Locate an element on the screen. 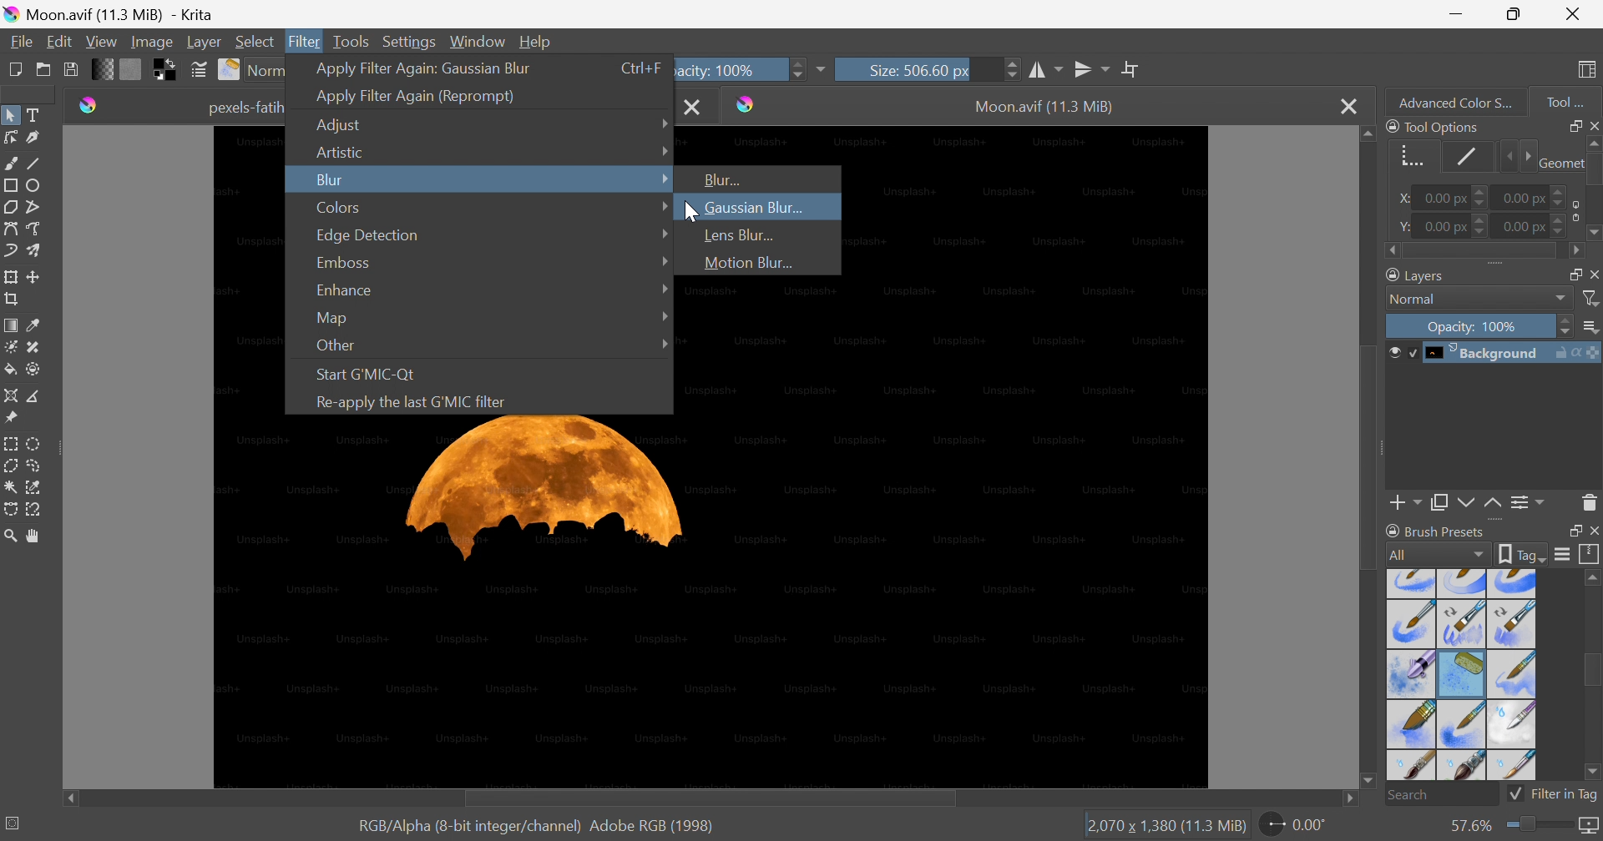 The height and width of the screenshot is (841, 1603). Scroll up is located at coordinates (1593, 142).